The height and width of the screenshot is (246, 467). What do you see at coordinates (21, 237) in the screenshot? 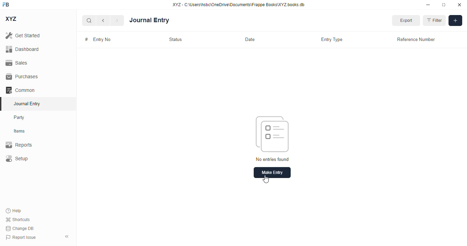
I see `report issue` at bounding box center [21, 237].